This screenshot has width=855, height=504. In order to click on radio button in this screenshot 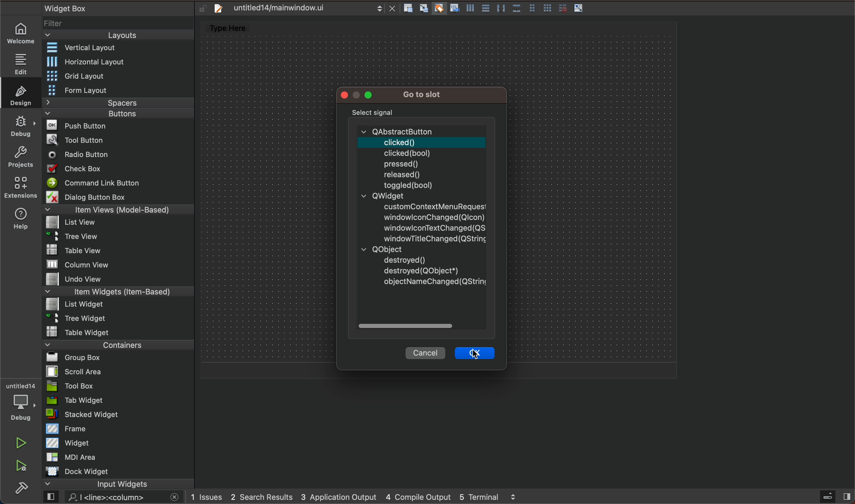, I will do `click(122, 156)`.